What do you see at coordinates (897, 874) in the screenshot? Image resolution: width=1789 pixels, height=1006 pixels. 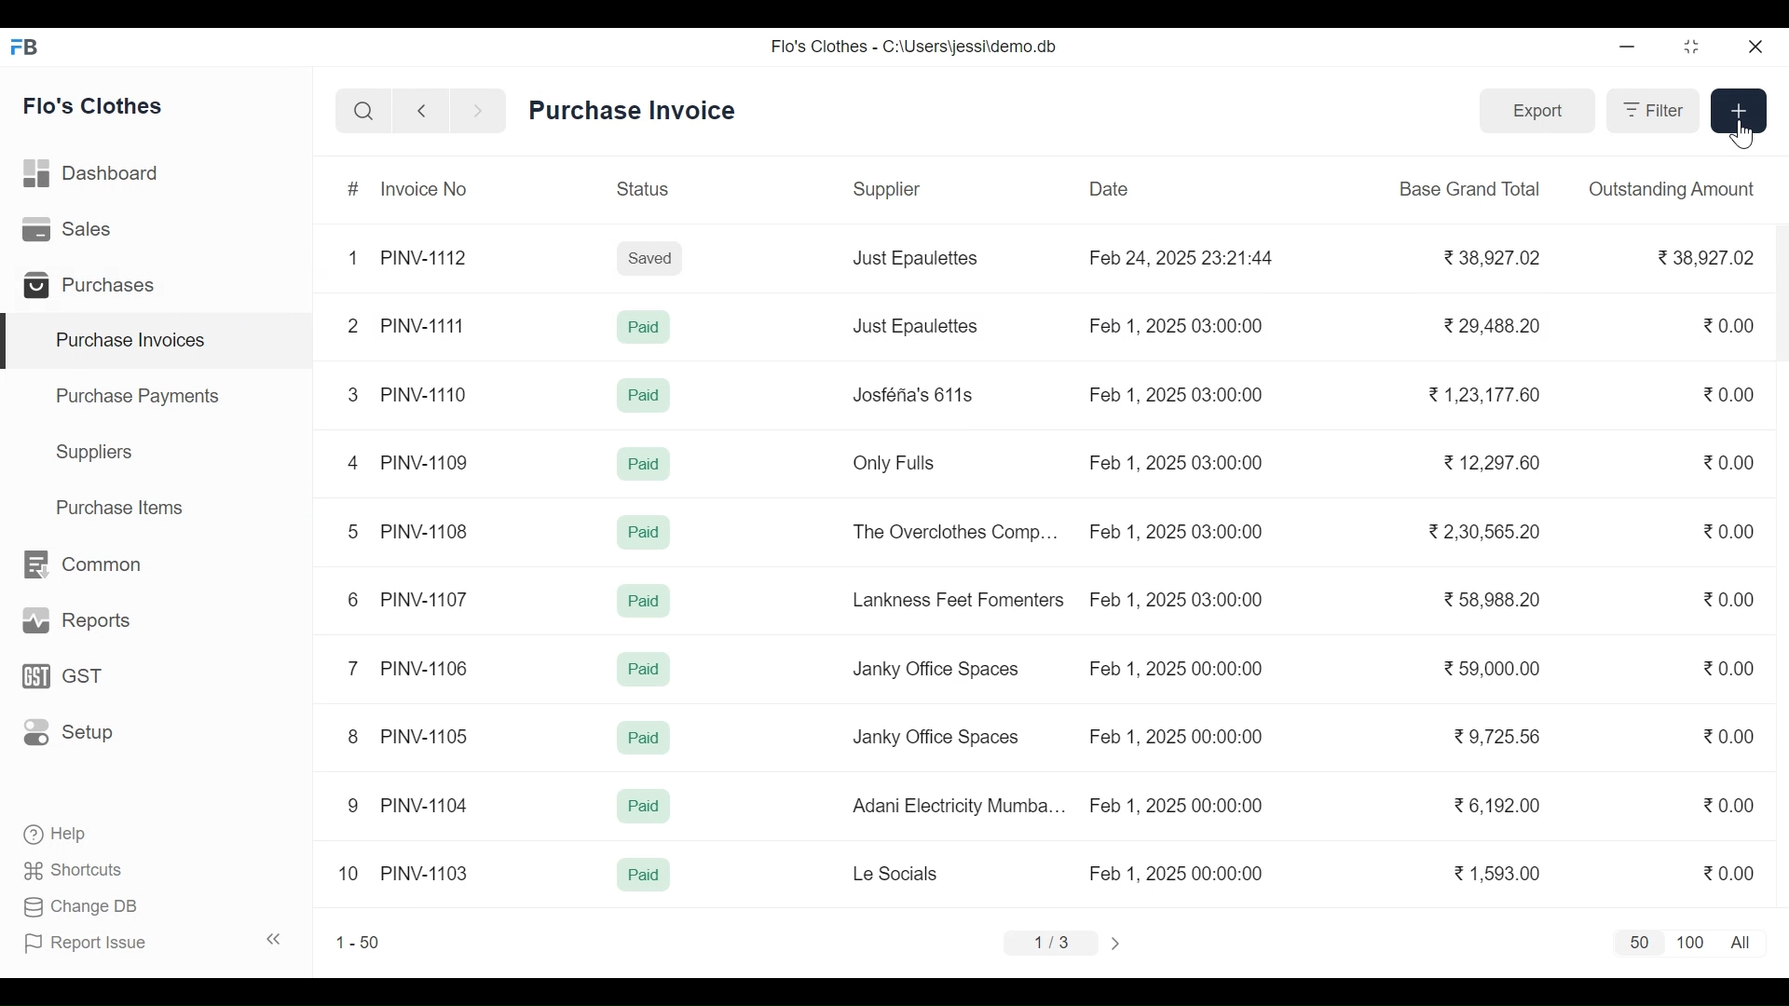 I see `Le Socials` at bounding box center [897, 874].